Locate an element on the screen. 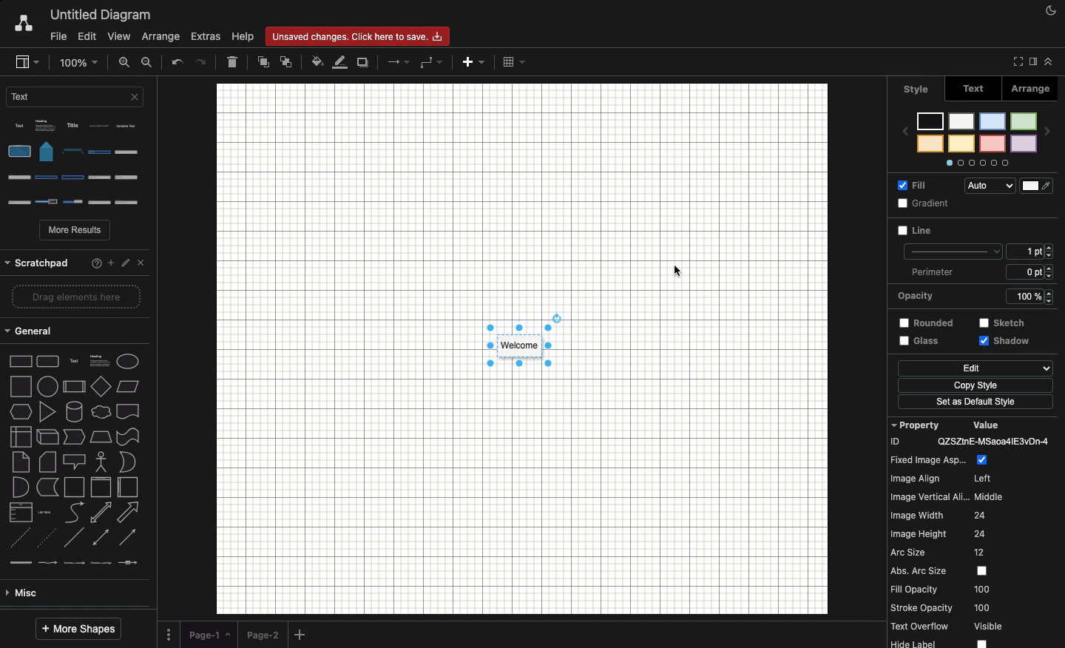  Undo is located at coordinates (177, 63).